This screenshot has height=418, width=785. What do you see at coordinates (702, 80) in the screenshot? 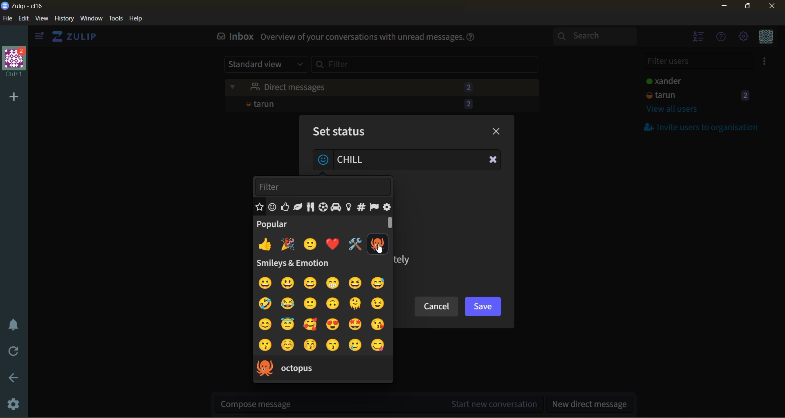
I see `users and staus` at bounding box center [702, 80].